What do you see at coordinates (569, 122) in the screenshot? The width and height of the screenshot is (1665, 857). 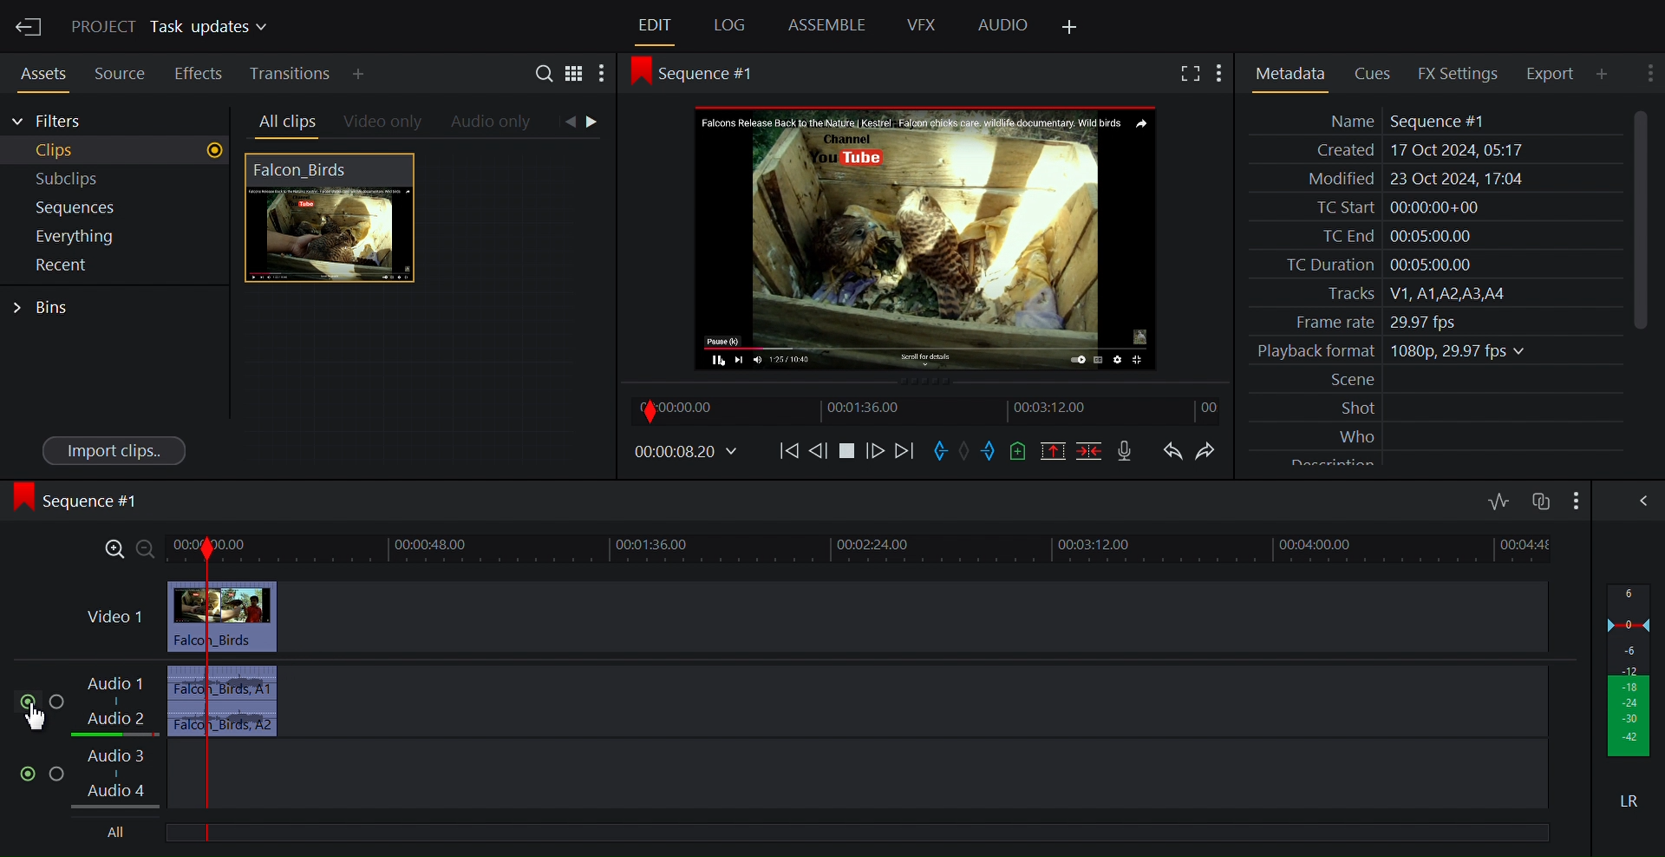 I see `Click to go back` at bounding box center [569, 122].